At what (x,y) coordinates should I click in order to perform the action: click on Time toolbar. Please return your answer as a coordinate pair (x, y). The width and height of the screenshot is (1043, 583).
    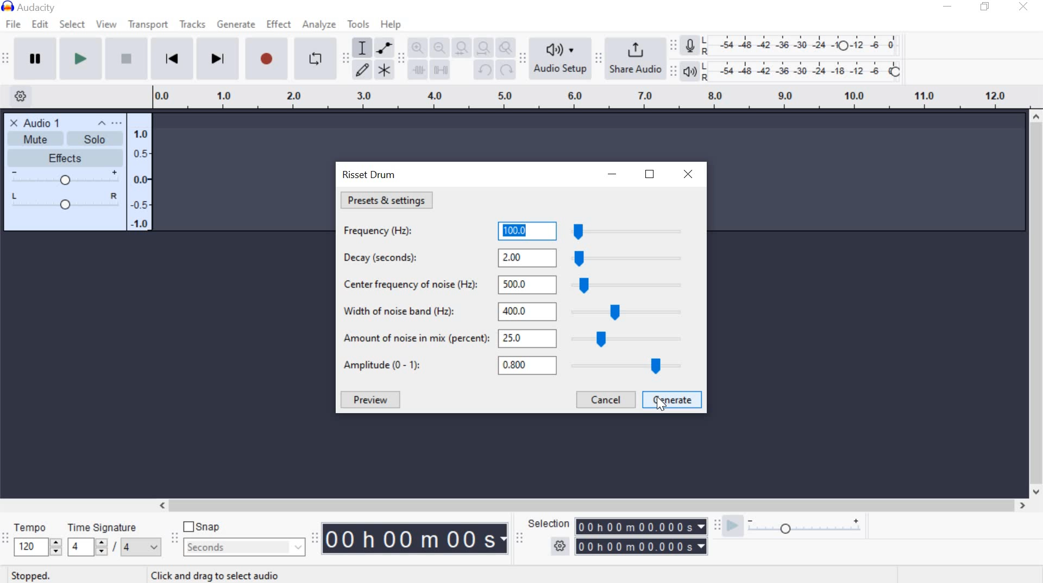
    Looking at the image, I should click on (314, 539).